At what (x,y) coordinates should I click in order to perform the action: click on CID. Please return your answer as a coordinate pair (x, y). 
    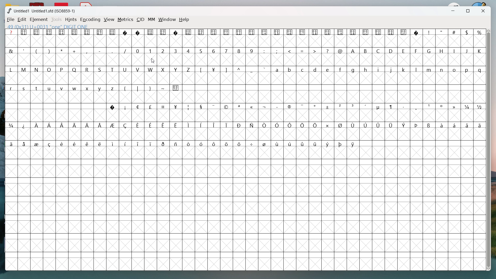
    Looking at the image, I should click on (141, 20).